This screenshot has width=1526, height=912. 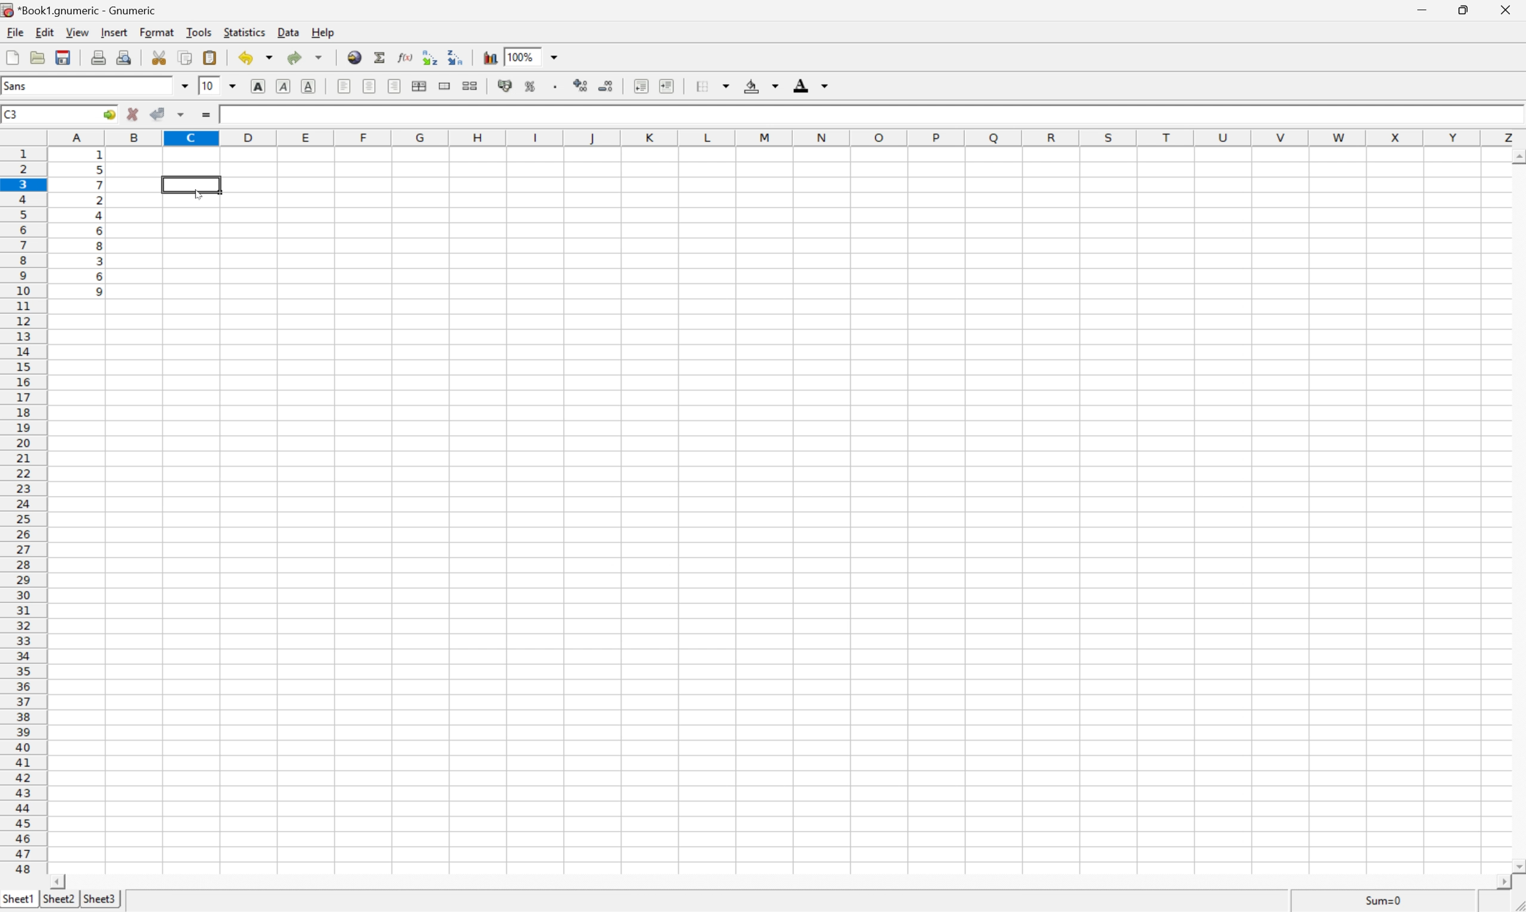 I want to click on scroll left, so click(x=58, y=880).